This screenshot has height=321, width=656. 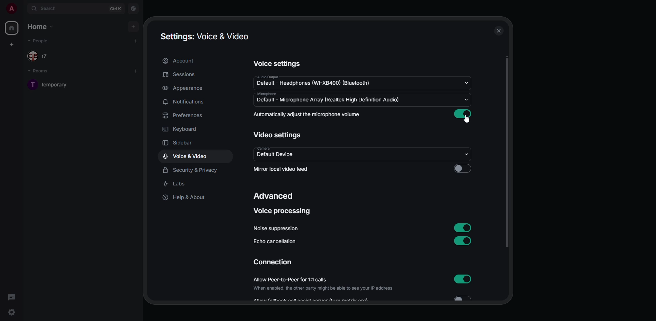 I want to click on sidebar, so click(x=178, y=143).